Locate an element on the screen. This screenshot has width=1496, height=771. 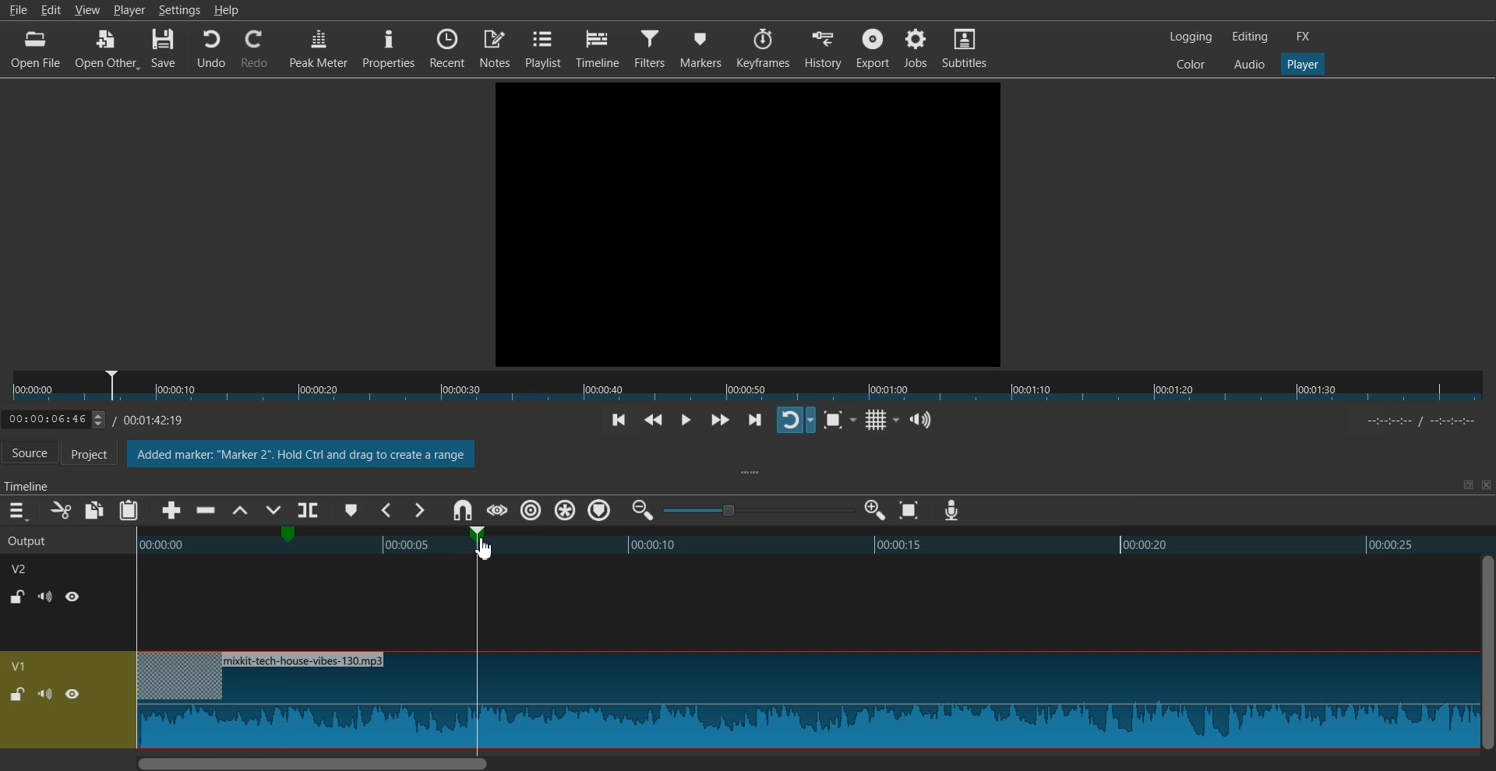
File Preview window is located at coordinates (751, 222).